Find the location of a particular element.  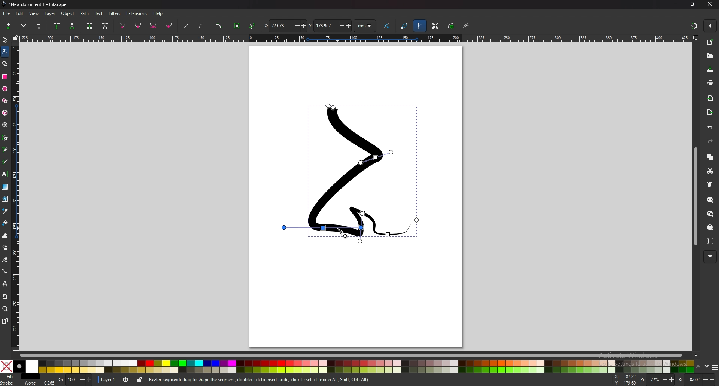

fill is located at coordinates (21, 377).